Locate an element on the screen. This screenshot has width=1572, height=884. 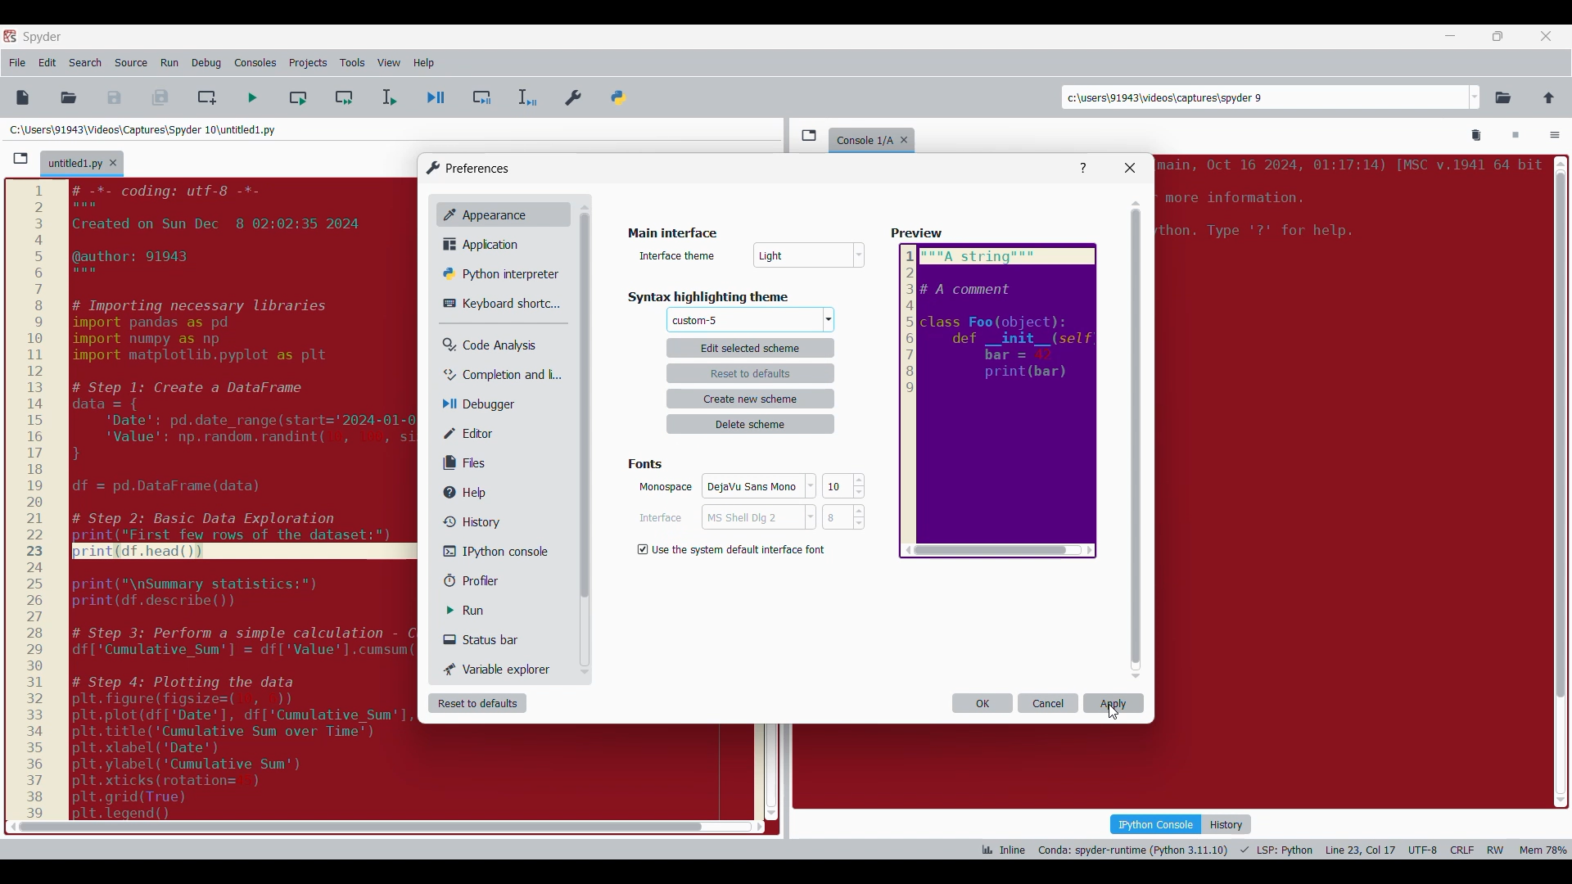
Interrupt kernel is located at coordinates (1516, 136).